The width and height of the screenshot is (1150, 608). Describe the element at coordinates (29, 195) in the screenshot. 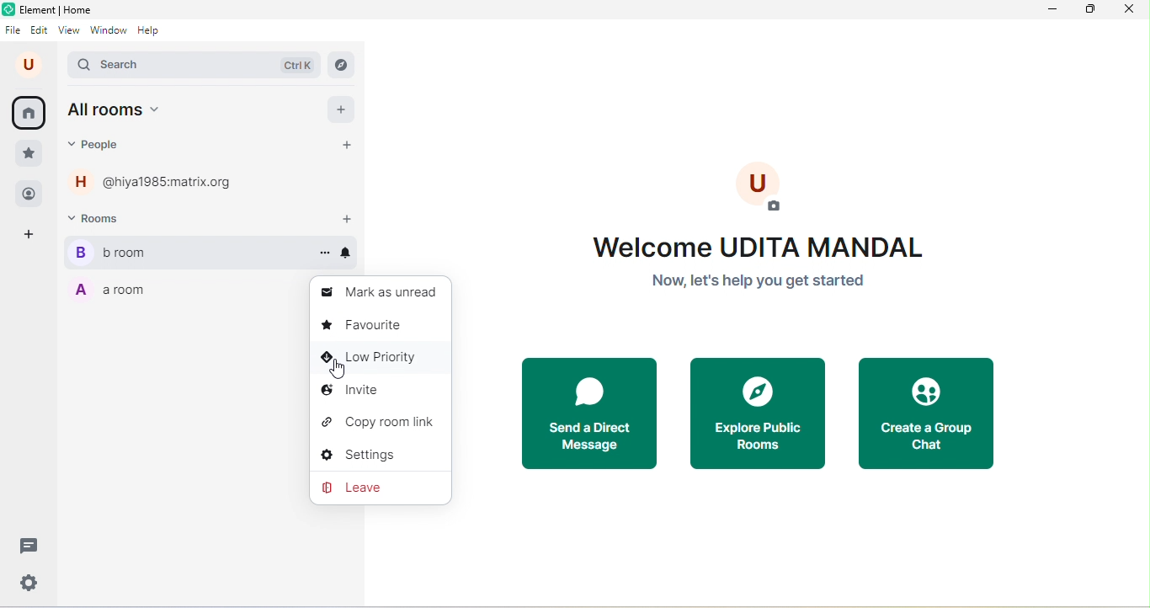

I see `people` at that location.